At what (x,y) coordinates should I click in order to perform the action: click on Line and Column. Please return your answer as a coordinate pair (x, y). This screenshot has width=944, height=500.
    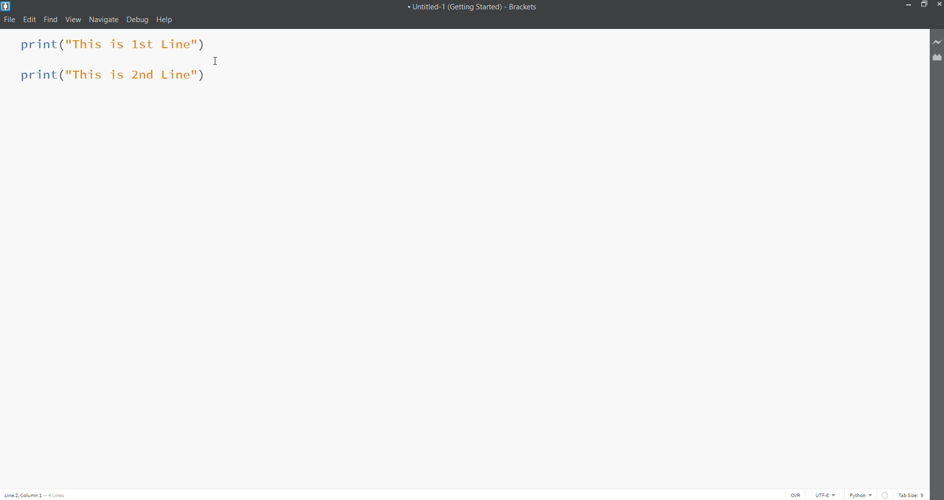
    Looking at the image, I should click on (41, 489).